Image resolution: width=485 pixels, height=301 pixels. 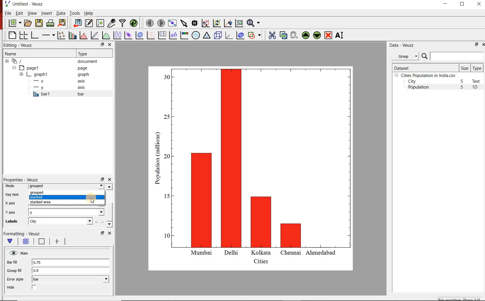 I want to click on Ternary graph, so click(x=207, y=35).